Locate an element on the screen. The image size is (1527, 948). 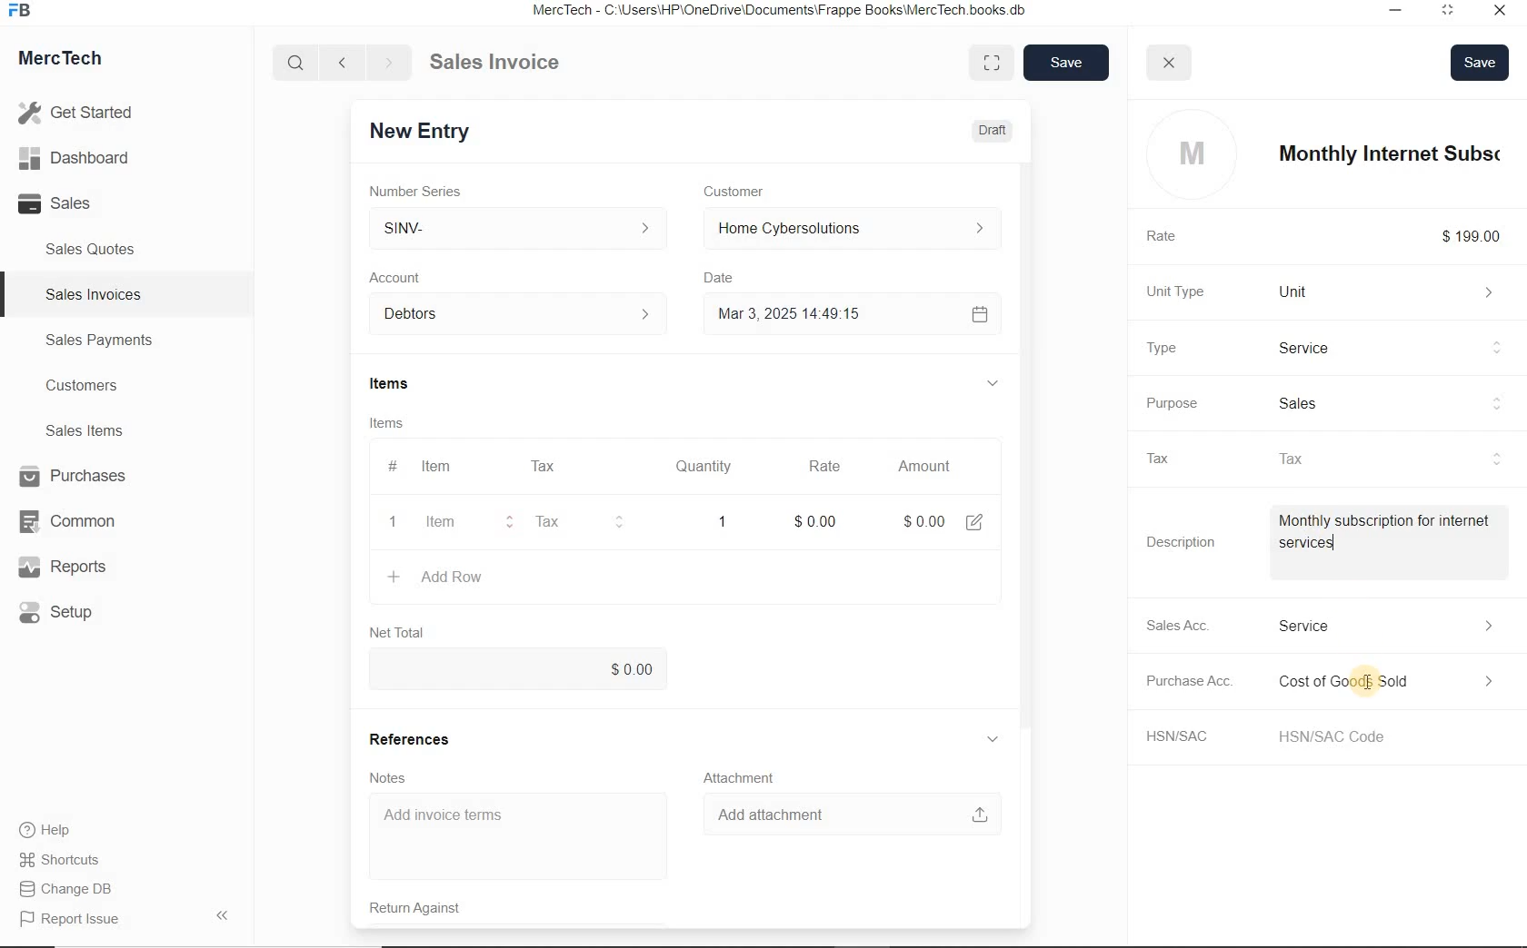
$0.00 is located at coordinates (519, 669).